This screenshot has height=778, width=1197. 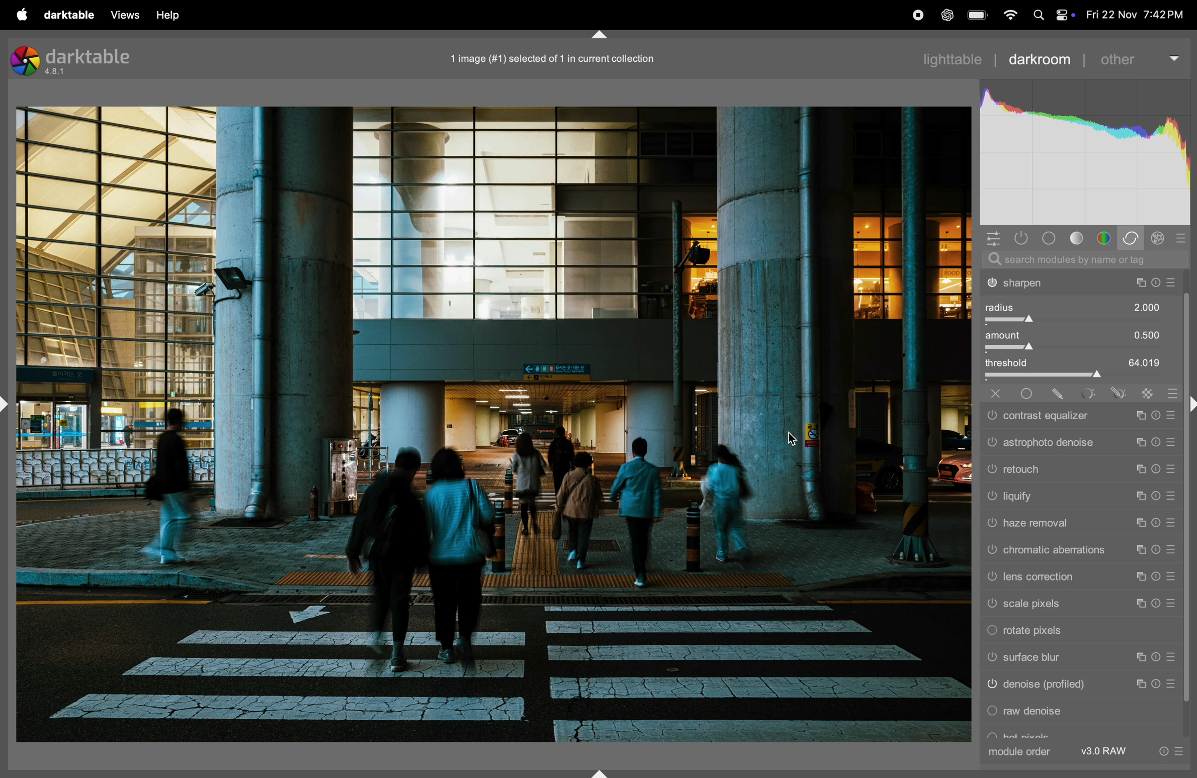 What do you see at coordinates (1080, 469) in the screenshot?
I see `retouch` at bounding box center [1080, 469].